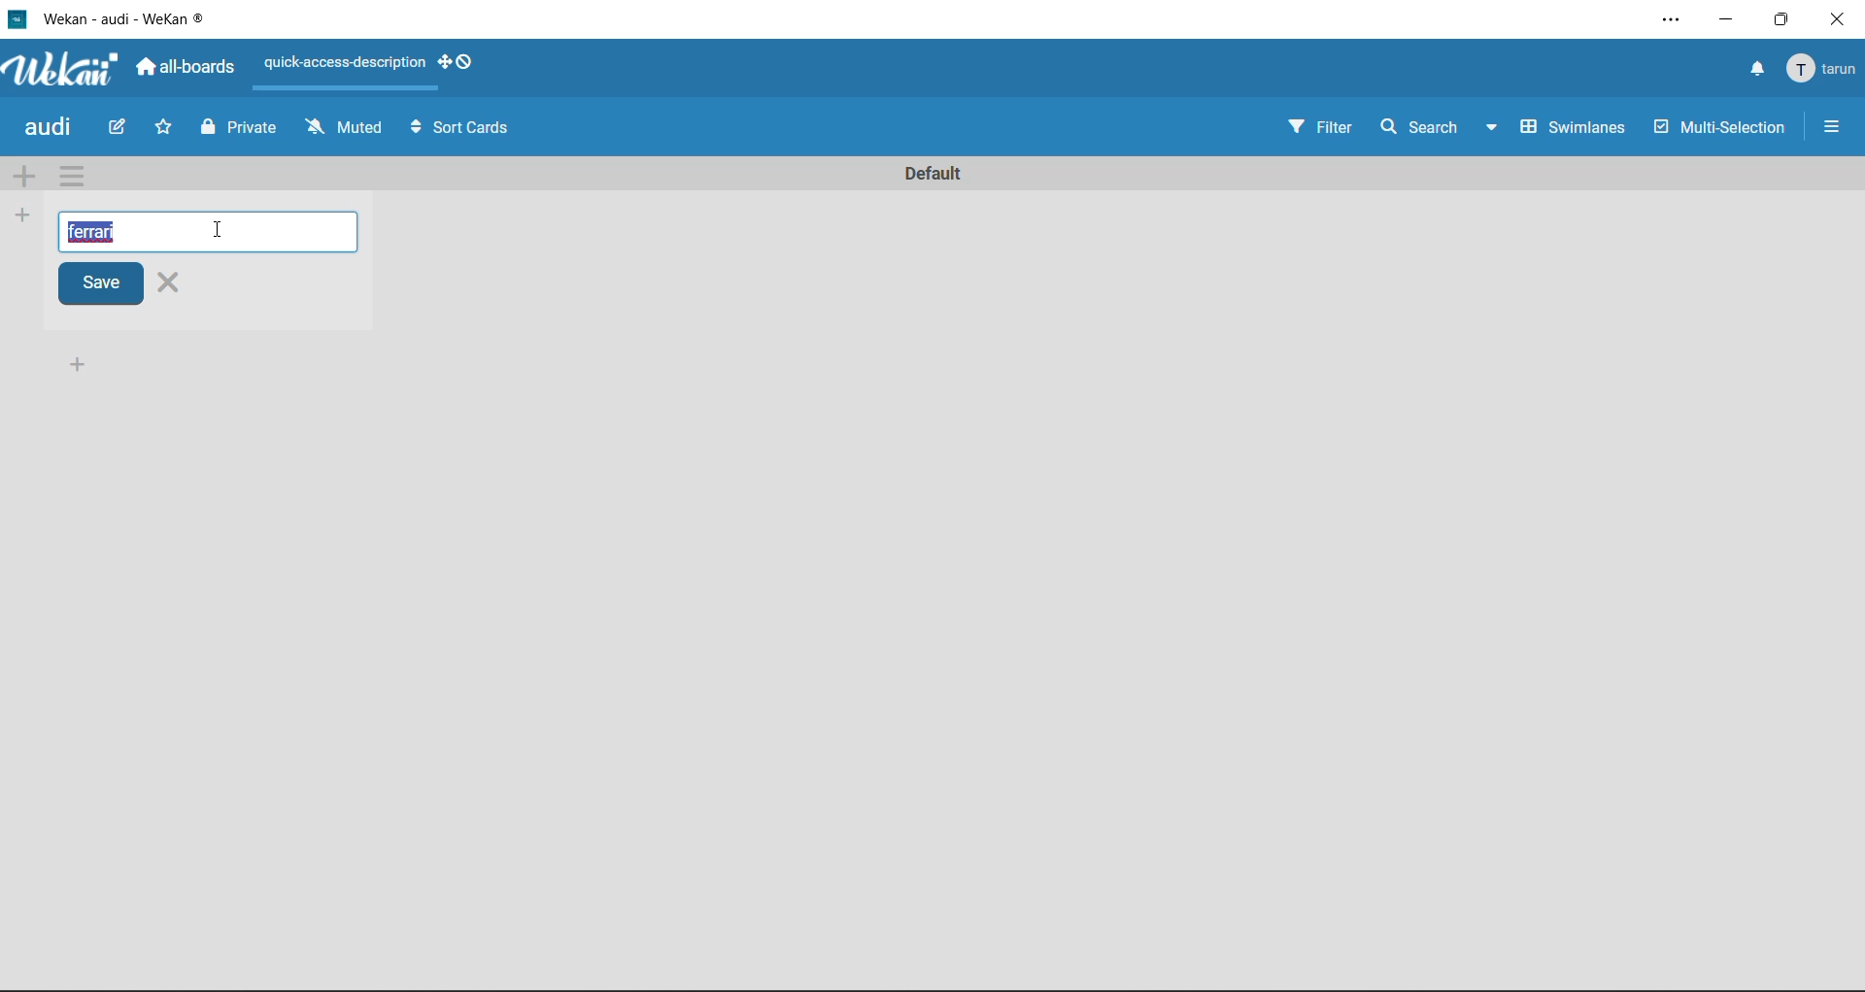  What do you see at coordinates (50, 130) in the screenshot?
I see `audi` at bounding box center [50, 130].